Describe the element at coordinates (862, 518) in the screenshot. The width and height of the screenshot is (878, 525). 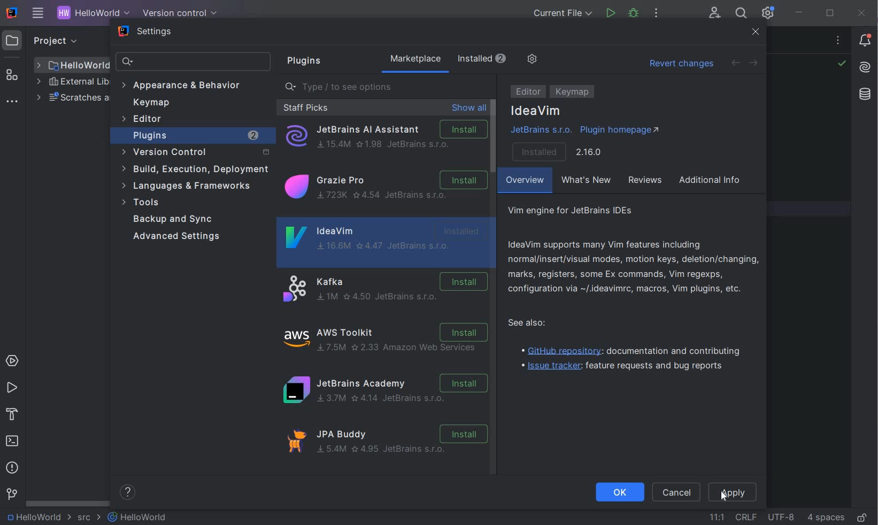
I see `MAKE FILE READY ONLY` at that location.